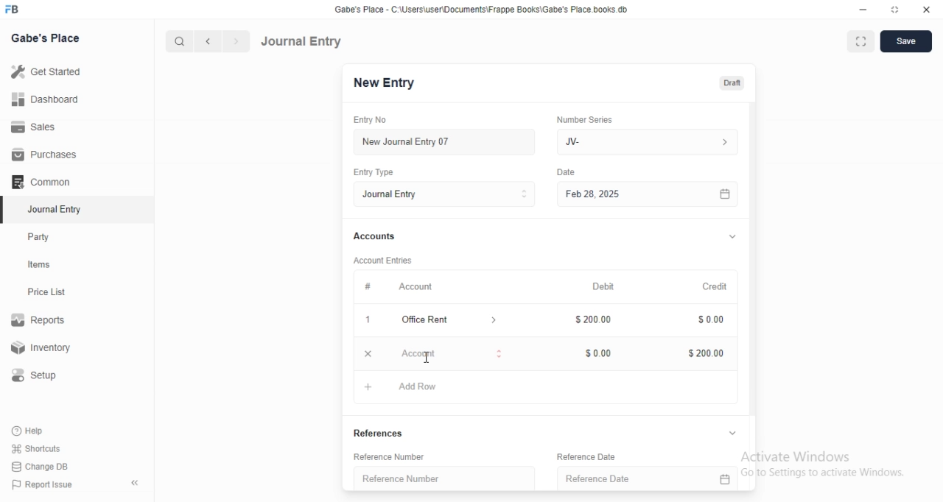 The image size is (943, 502). I want to click on Comman, so click(36, 182).